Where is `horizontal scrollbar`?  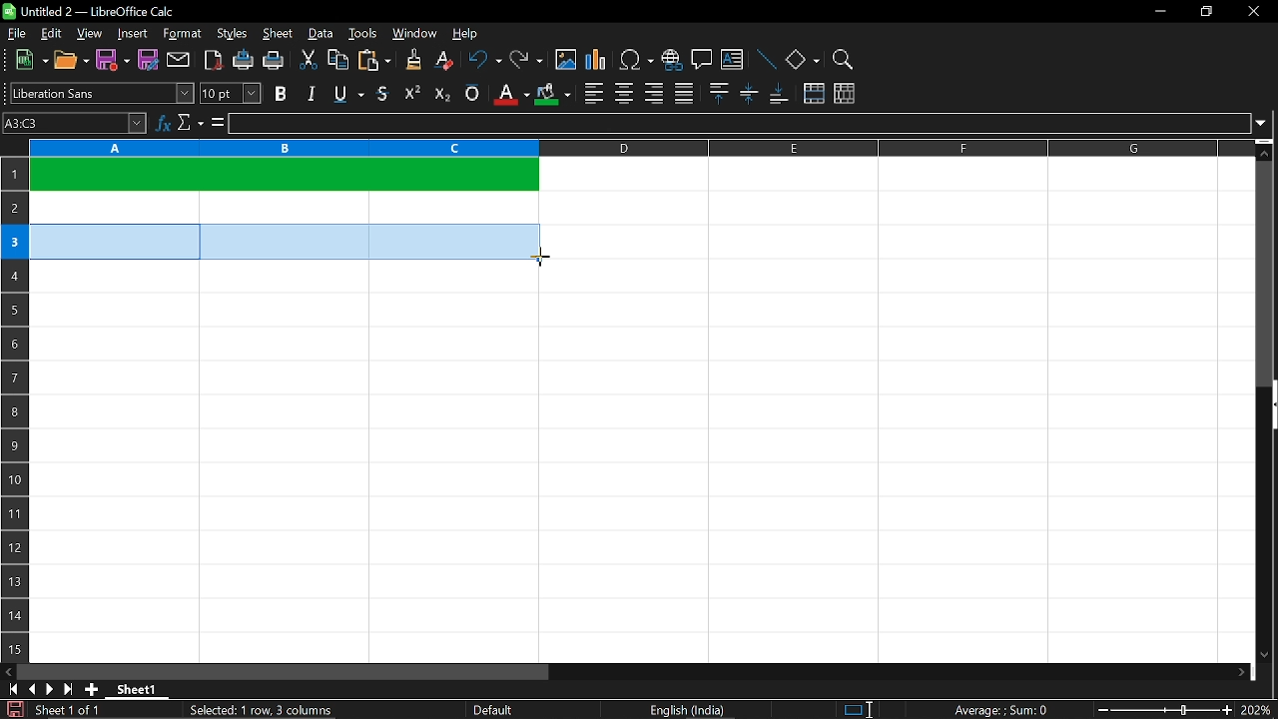
horizontal scrollbar is located at coordinates (284, 672).